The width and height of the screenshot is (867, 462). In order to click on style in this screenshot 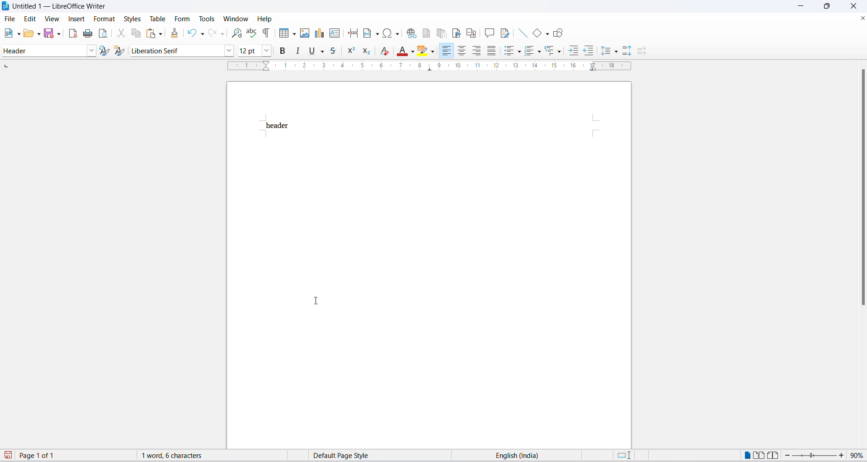, I will do `click(42, 52)`.